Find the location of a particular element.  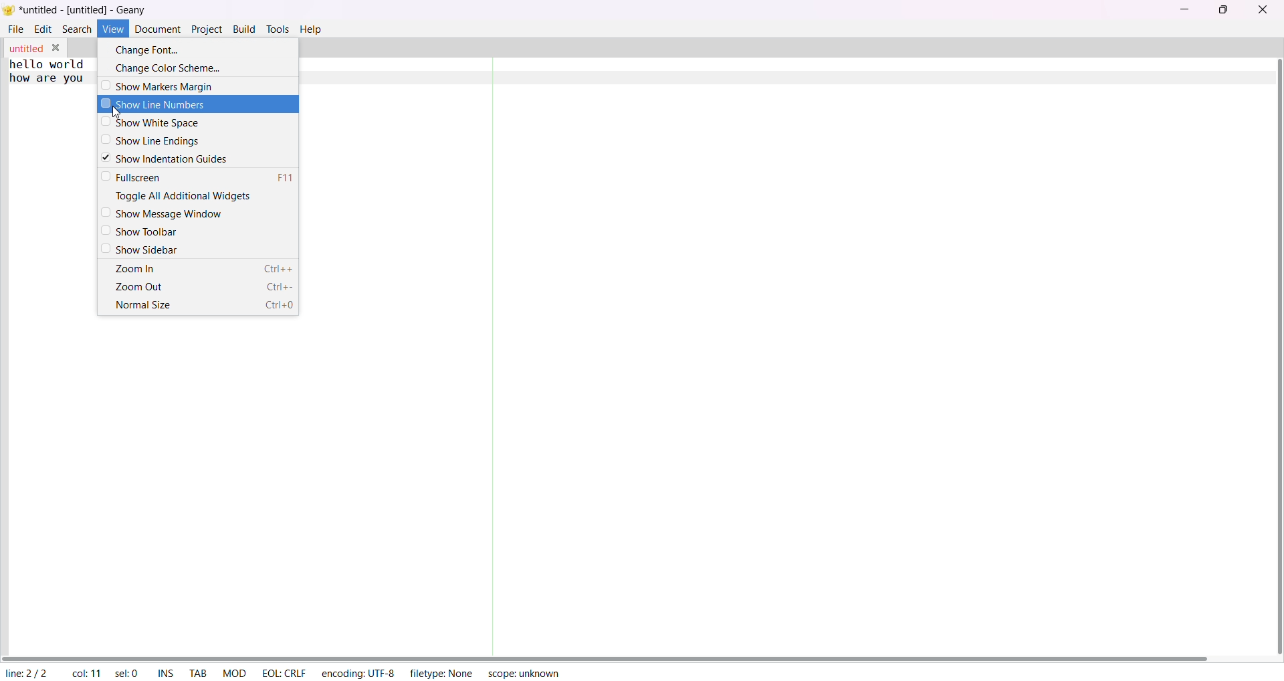

change color scheme is located at coordinates (173, 69).